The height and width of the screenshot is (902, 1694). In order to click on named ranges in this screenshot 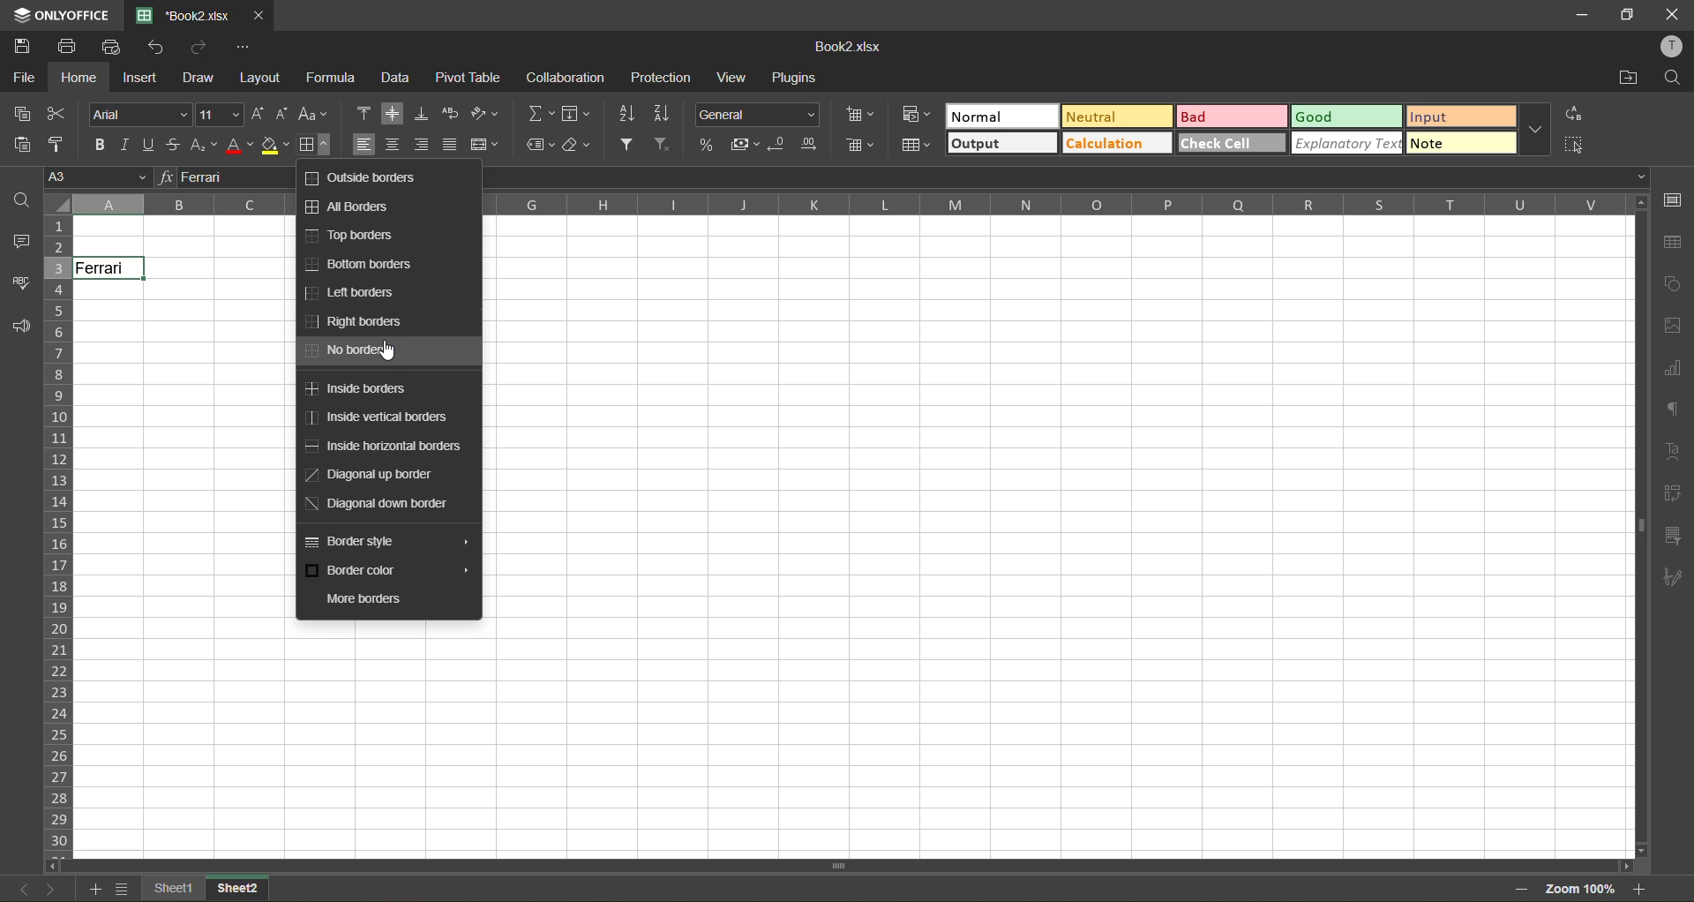, I will do `click(541, 147)`.